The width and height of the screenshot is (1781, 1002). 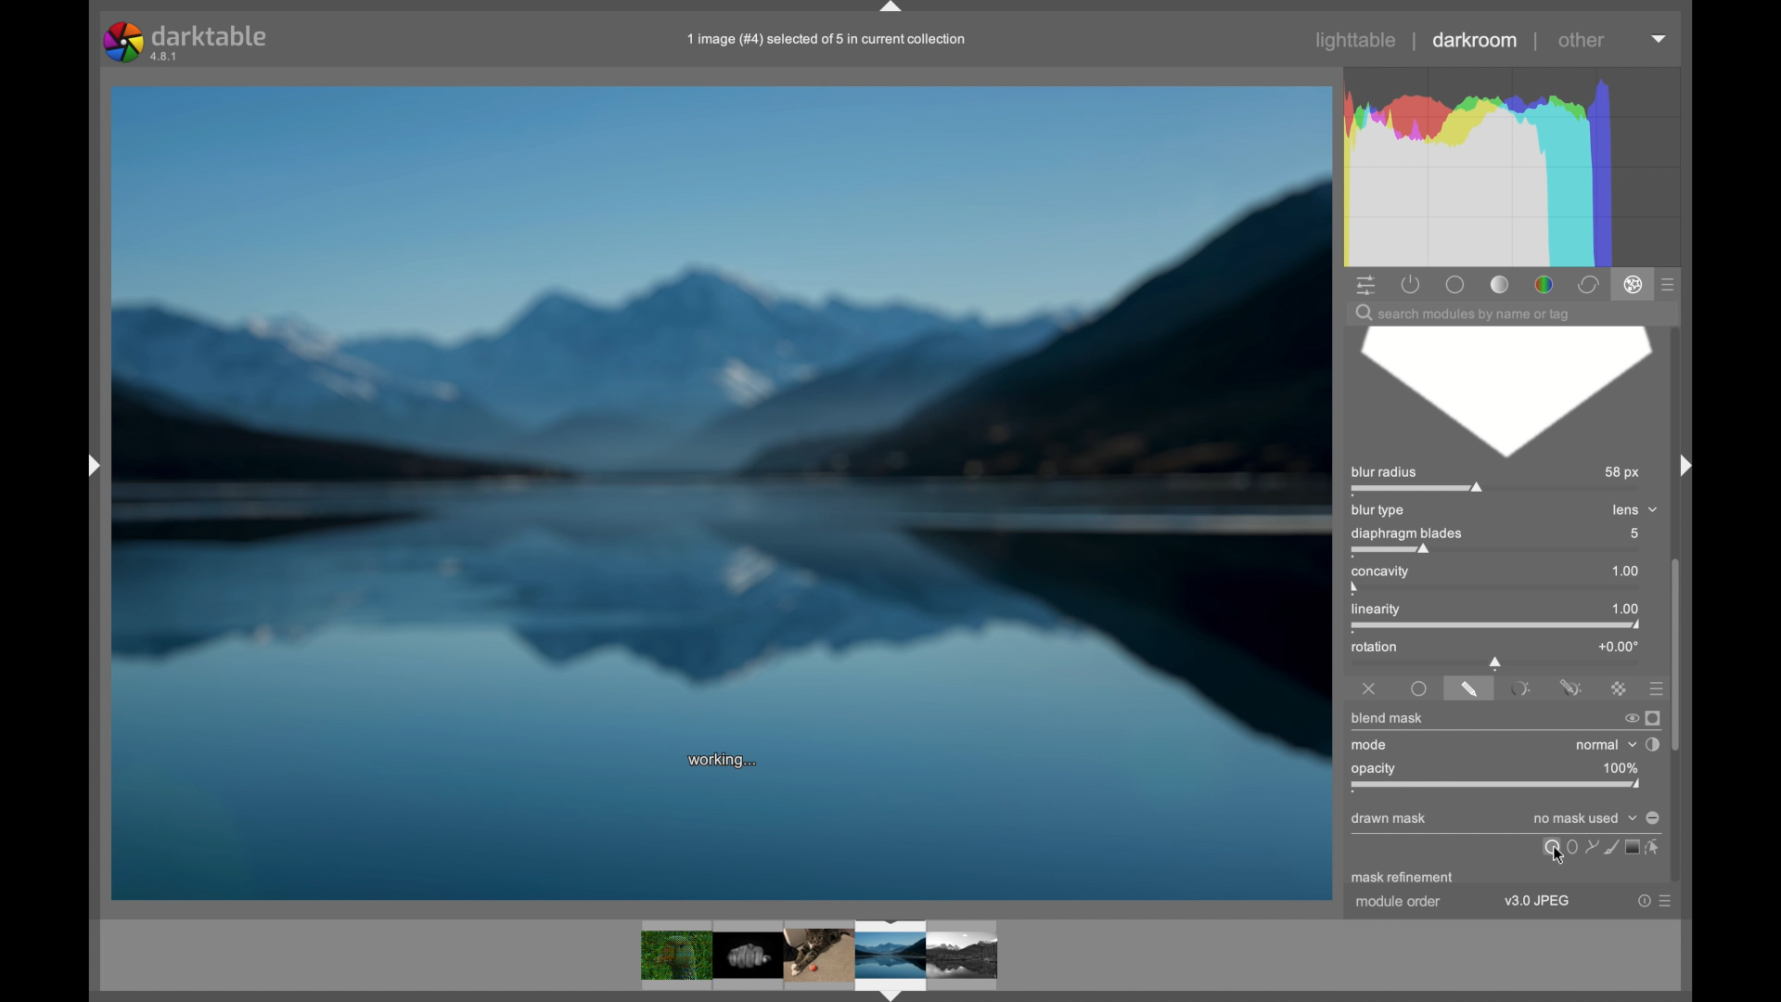 I want to click on normal dropdown, so click(x=1605, y=744).